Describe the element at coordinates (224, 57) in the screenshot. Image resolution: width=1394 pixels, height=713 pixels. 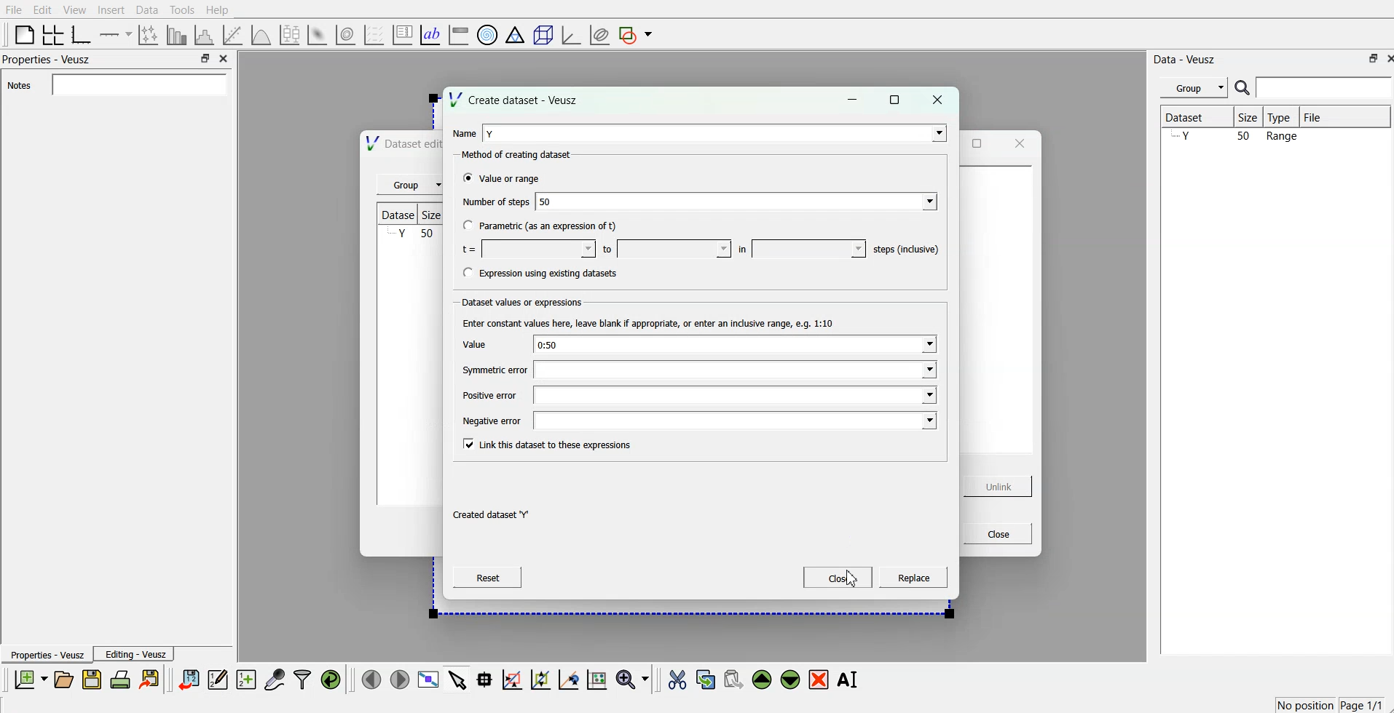
I see `close` at that location.